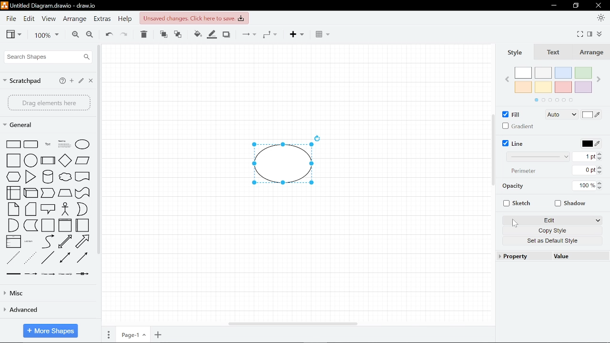 The width and height of the screenshot is (610, 343). I want to click on and, so click(13, 226).